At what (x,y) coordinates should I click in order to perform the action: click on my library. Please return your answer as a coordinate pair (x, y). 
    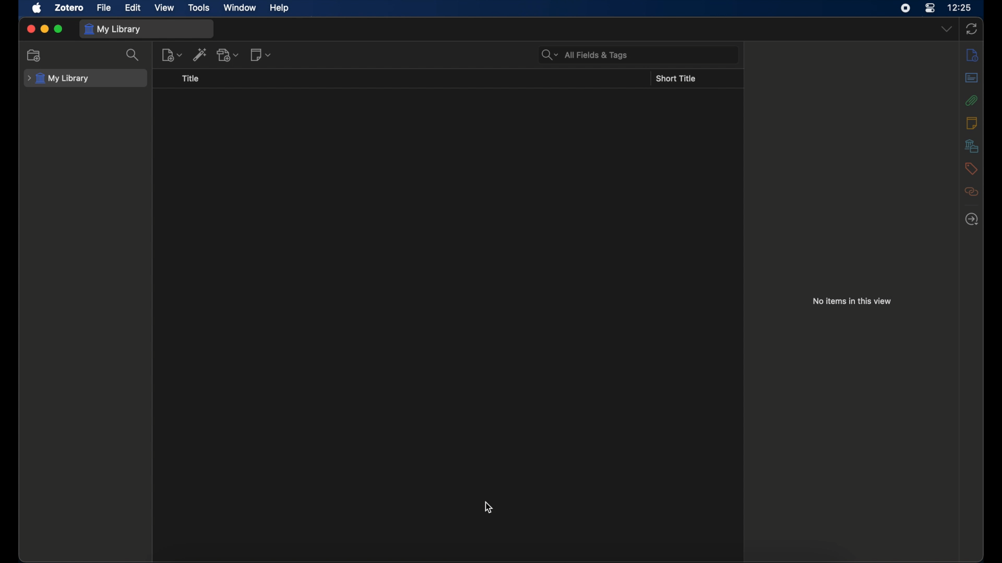
    Looking at the image, I should click on (58, 79).